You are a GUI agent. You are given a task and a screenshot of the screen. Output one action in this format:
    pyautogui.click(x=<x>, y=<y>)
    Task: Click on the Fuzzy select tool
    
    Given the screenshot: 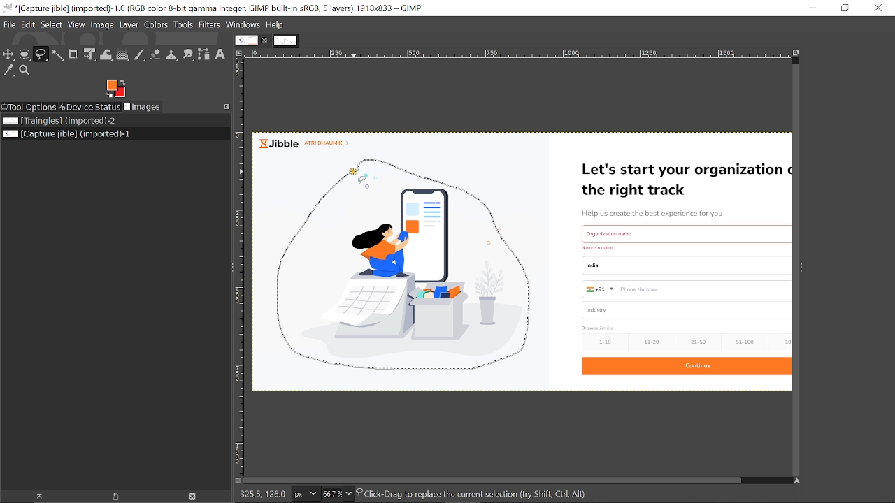 What is the action you would take?
    pyautogui.click(x=59, y=55)
    